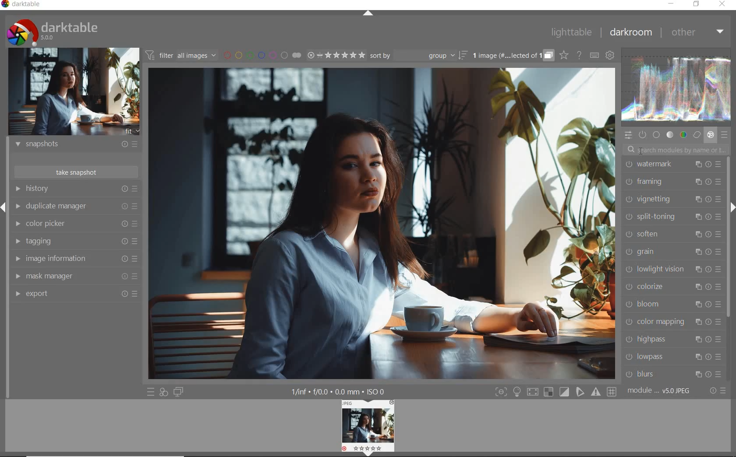 This screenshot has width=736, height=457. Describe the element at coordinates (628, 135) in the screenshot. I see `quick access panel` at that location.